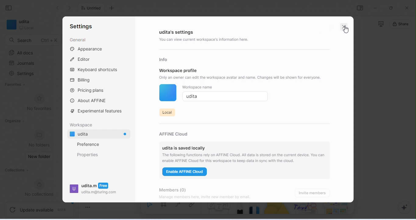 The image size is (416, 220). I want to click on go previous, so click(71, 8).